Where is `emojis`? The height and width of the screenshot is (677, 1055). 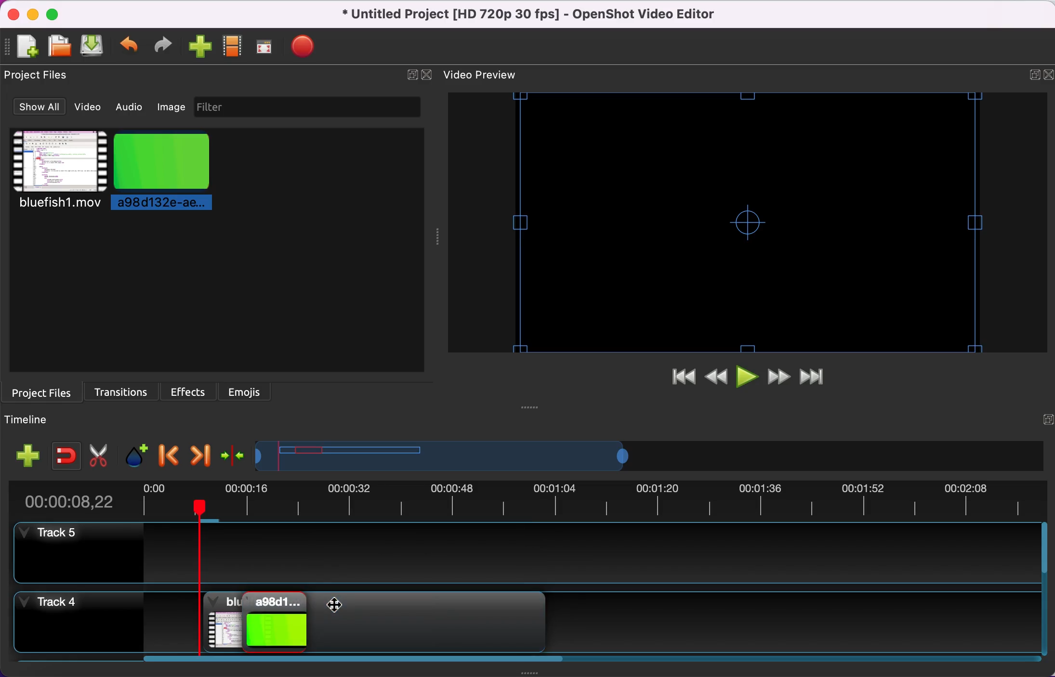
emojis is located at coordinates (251, 392).